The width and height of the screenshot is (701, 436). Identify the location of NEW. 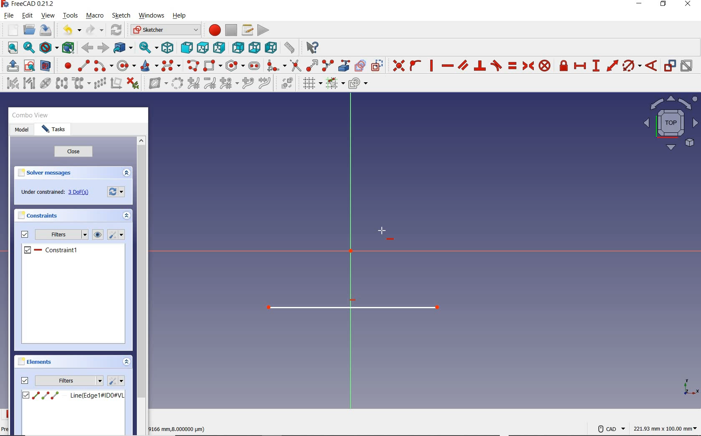
(11, 29).